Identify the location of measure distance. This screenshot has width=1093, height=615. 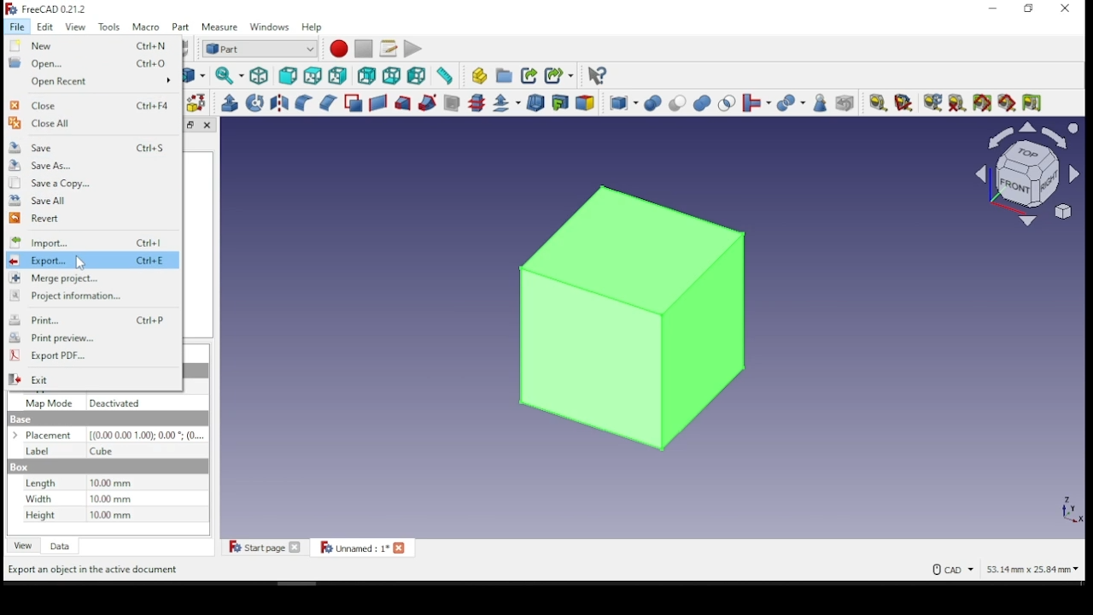
(444, 76).